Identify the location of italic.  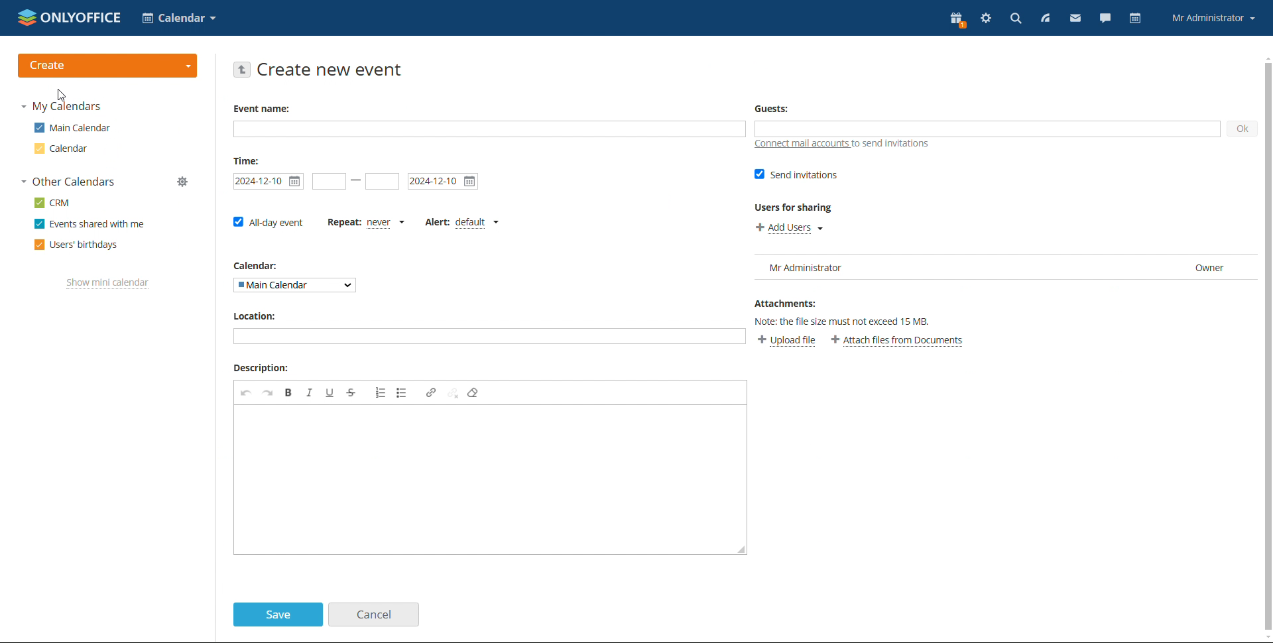
(310, 392).